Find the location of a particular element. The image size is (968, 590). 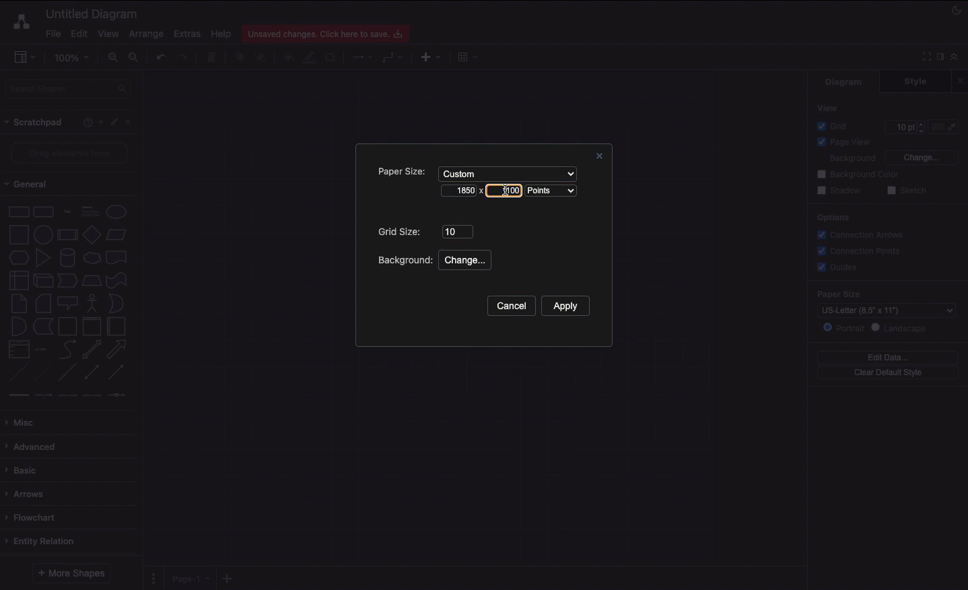

More shapes is located at coordinates (70, 573).